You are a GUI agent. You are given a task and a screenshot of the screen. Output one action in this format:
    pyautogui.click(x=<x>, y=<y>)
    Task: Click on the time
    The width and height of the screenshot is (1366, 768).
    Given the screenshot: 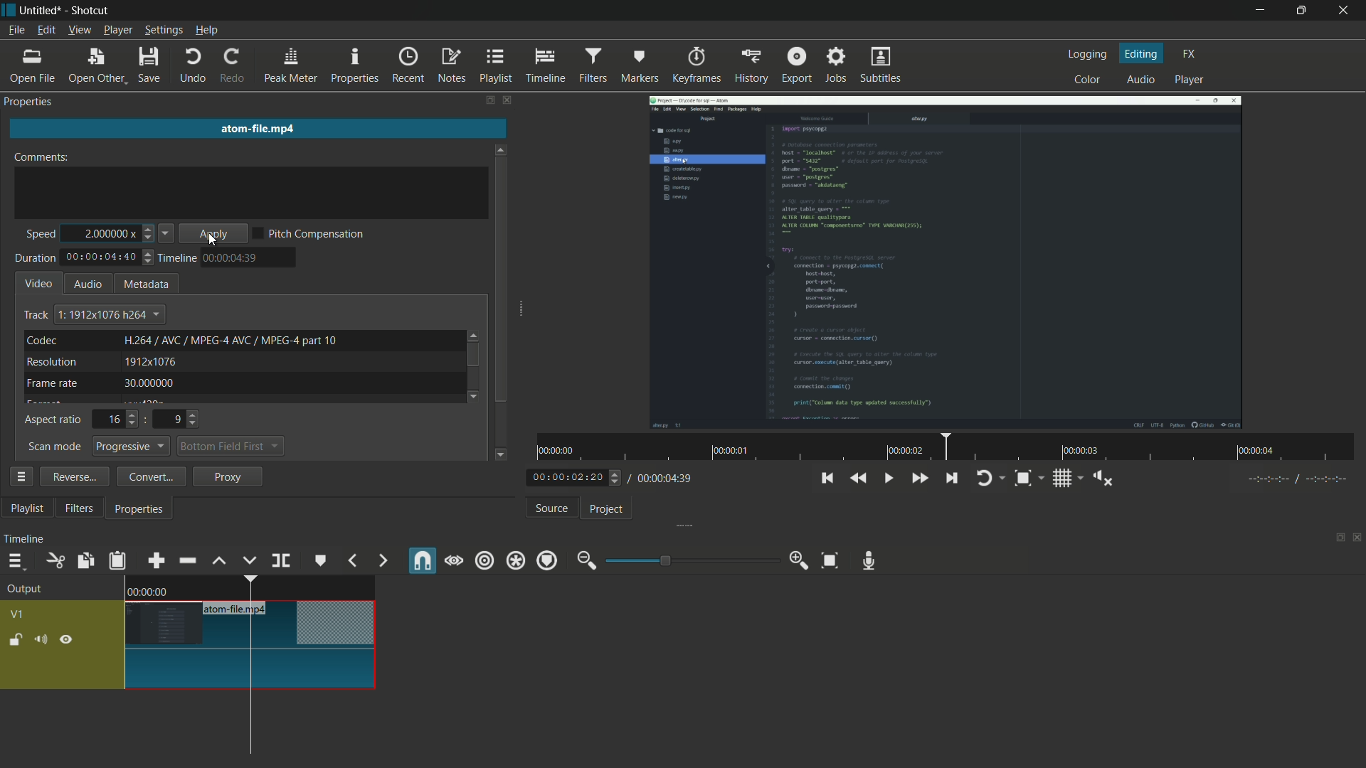 What is the action you would take?
    pyautogui.click(x=232, y=258)
    